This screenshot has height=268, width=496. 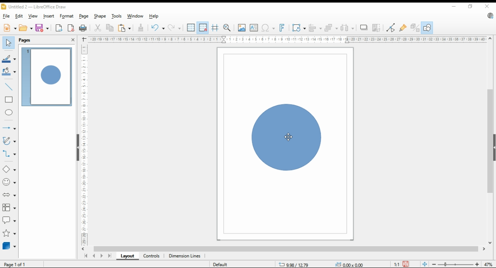 What do you see at coordinates (84, 28) in the screenshot?
I see `print` at bounding box center [84, 28].